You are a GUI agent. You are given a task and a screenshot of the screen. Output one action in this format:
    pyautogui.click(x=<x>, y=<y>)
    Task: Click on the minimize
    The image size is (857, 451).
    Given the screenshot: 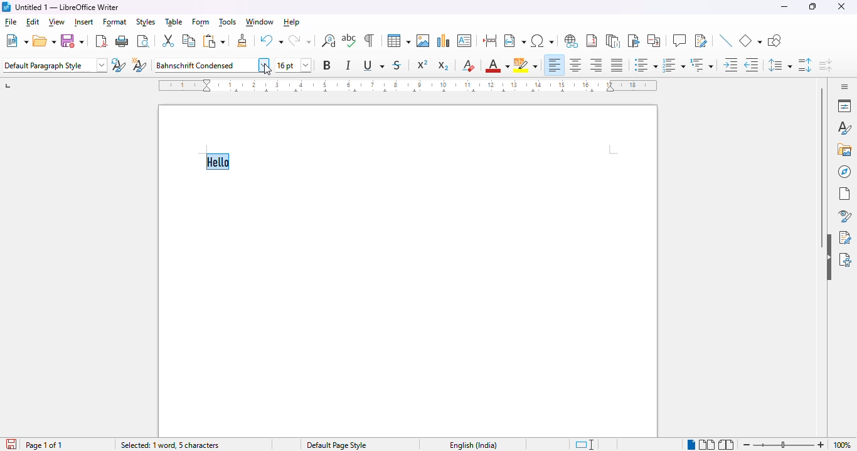 What is the action you would take?
    pyautogui.click(x=785, y=7)
    